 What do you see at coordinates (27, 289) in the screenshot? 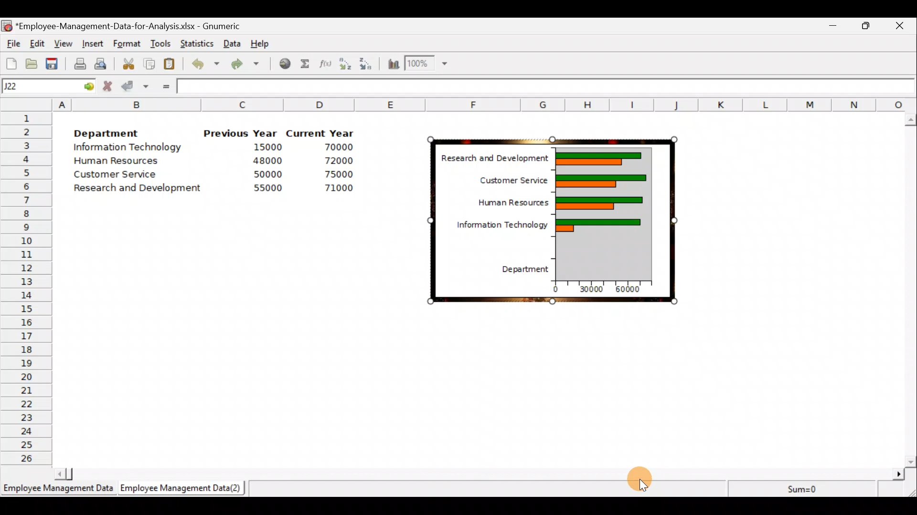
I see `Rows` at bounding box center [27, 289].